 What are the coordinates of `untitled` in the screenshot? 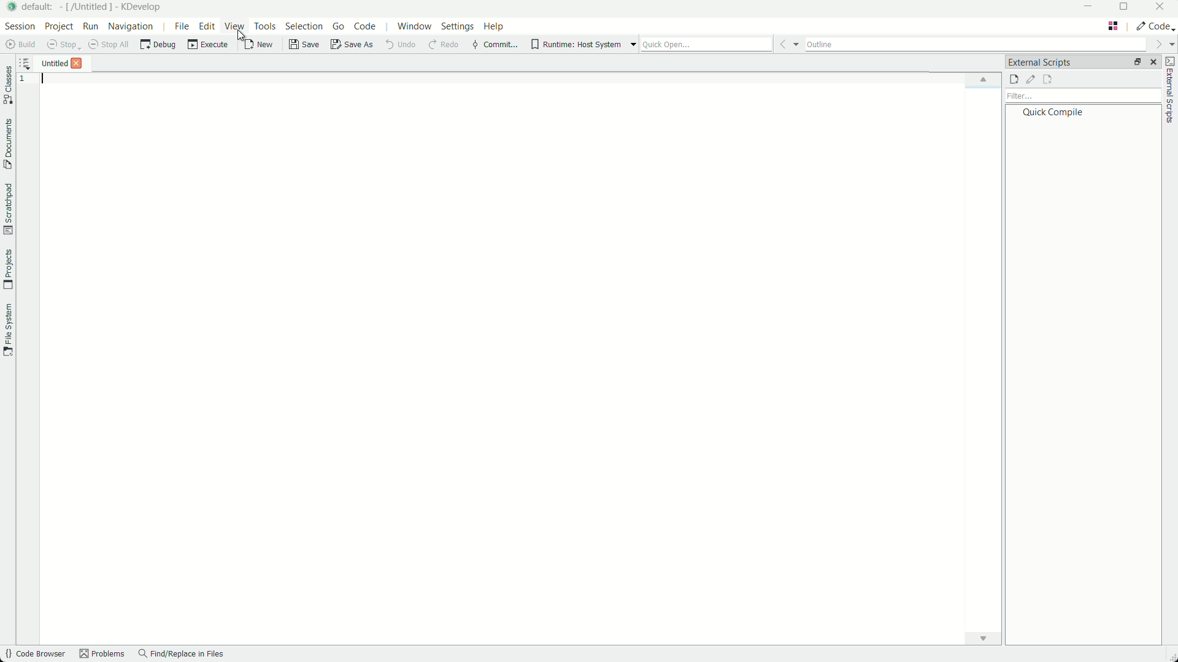 It's located at (52, 63).